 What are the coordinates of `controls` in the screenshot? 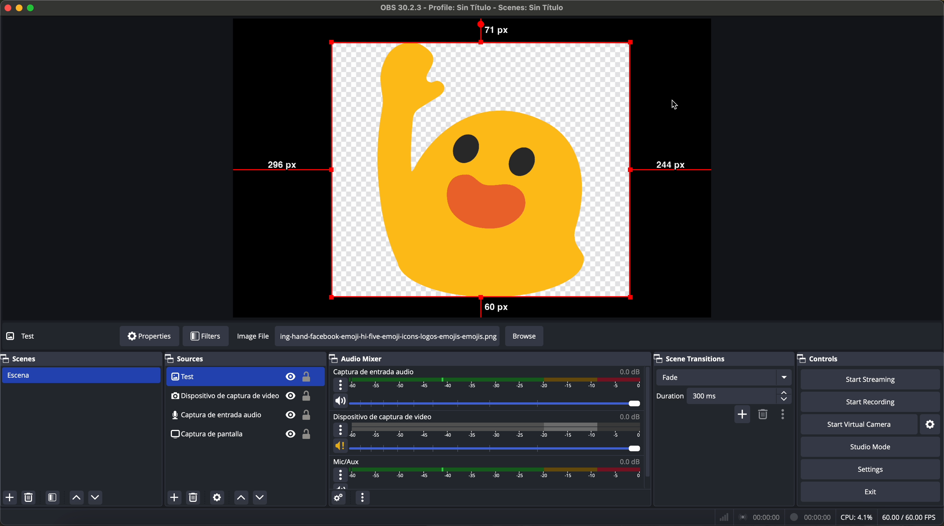 It's located at (825, 357).